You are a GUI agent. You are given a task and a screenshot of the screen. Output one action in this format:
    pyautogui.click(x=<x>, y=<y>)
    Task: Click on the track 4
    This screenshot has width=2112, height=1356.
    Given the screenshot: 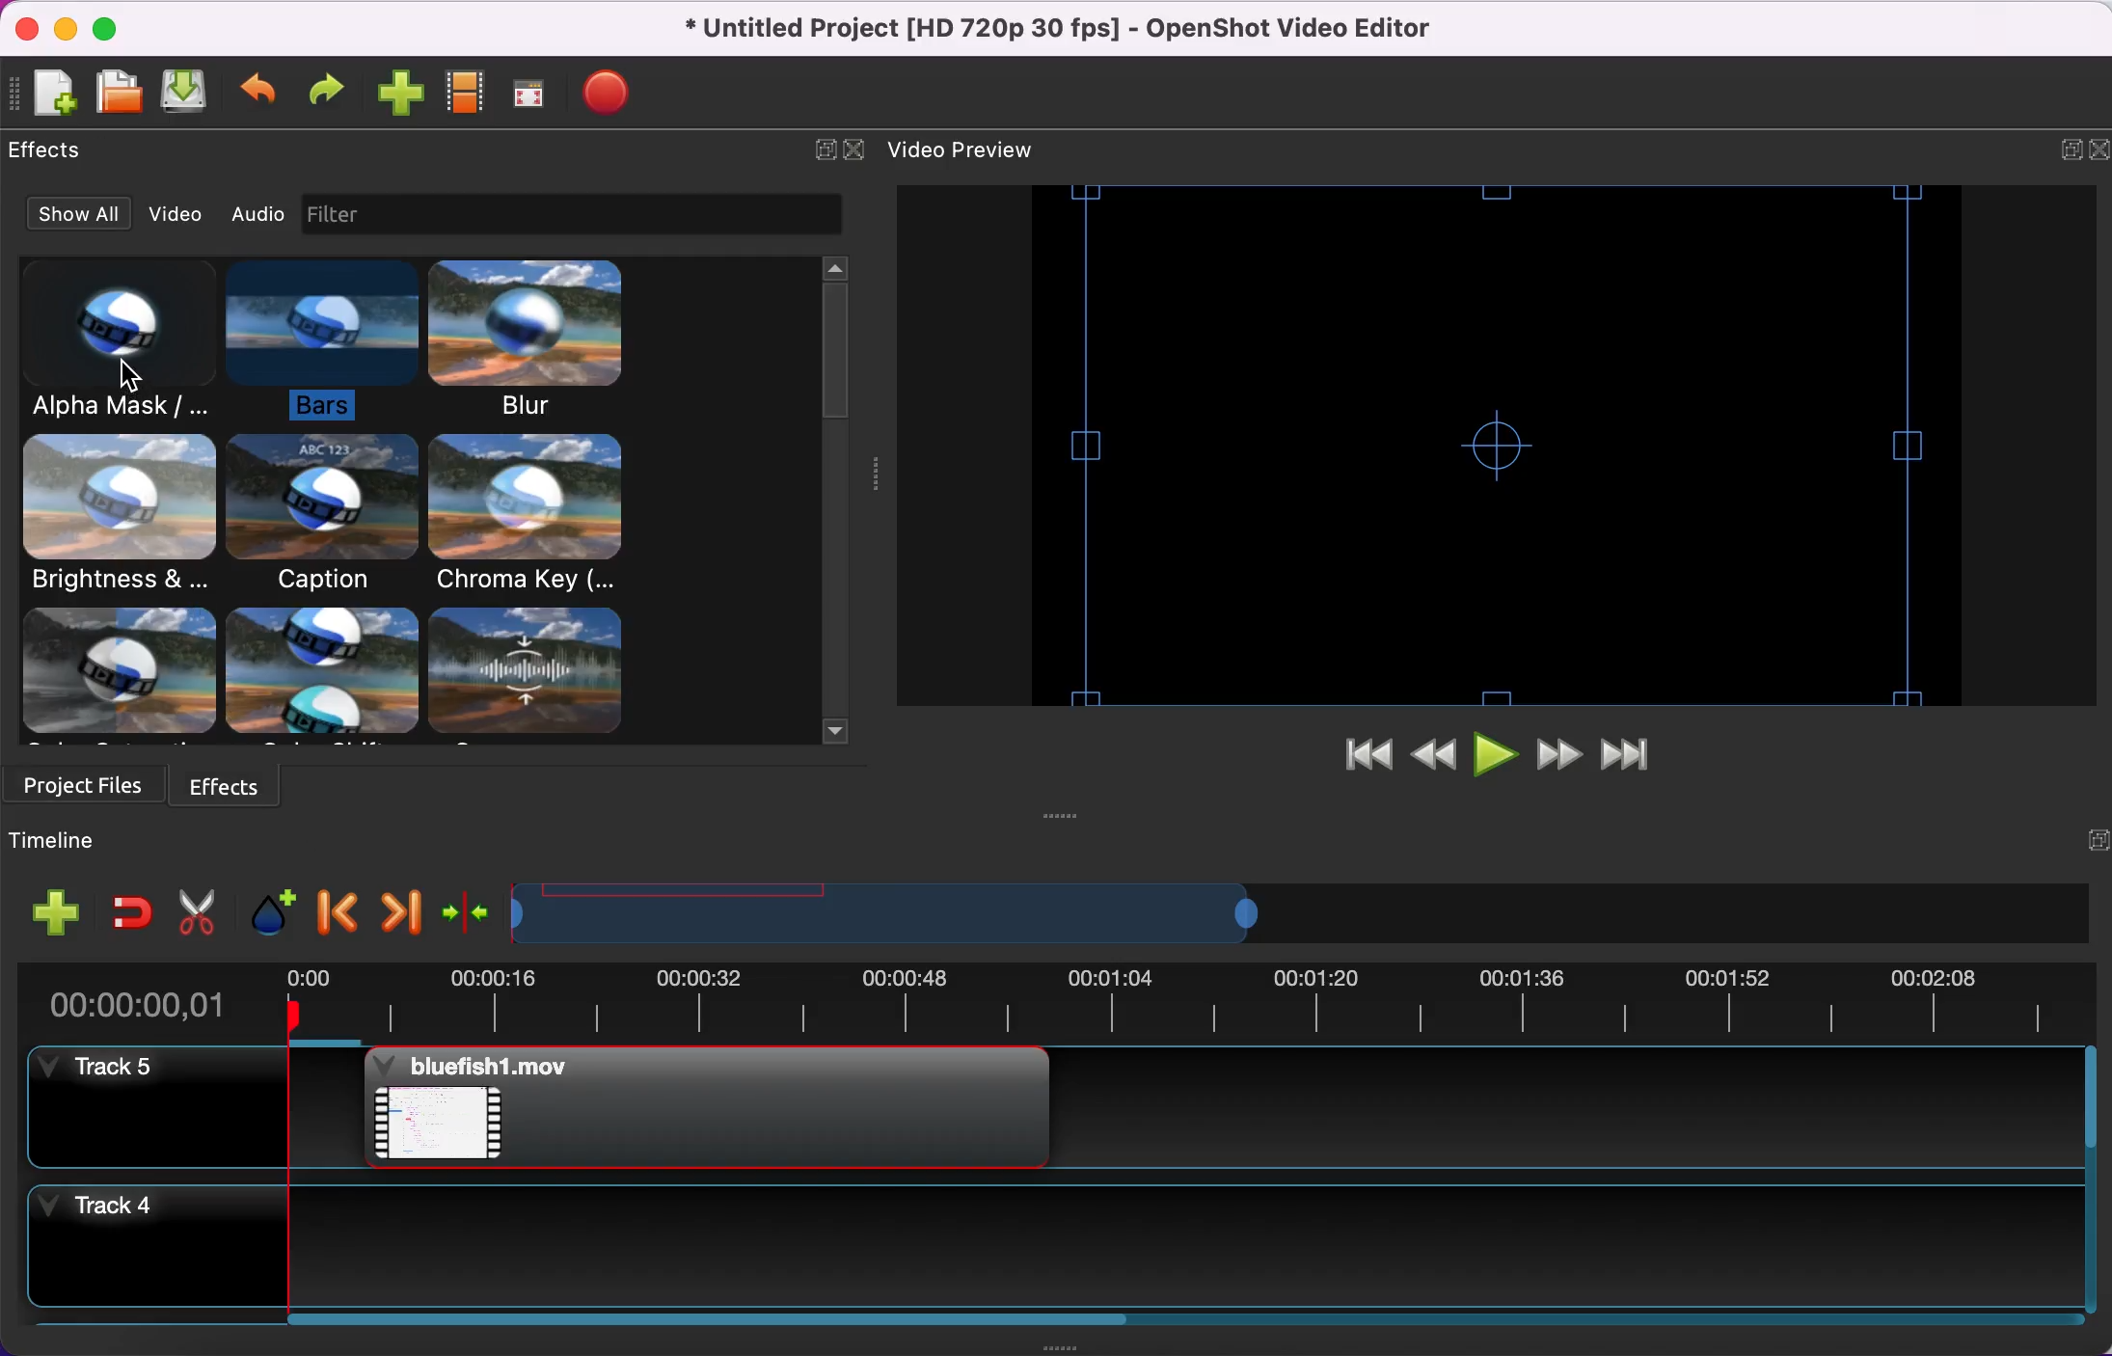 What is the action you would take?
    pyautogui.click(x=1068, y=1252)
    